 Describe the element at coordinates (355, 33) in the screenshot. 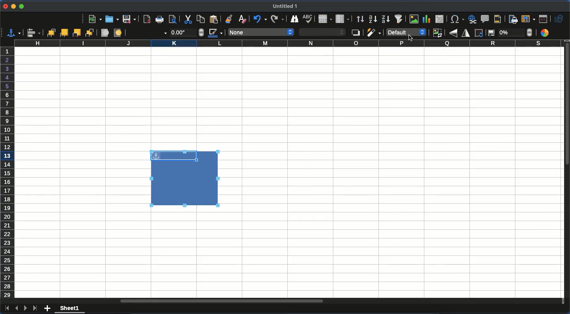

I see `shadow` at that location.